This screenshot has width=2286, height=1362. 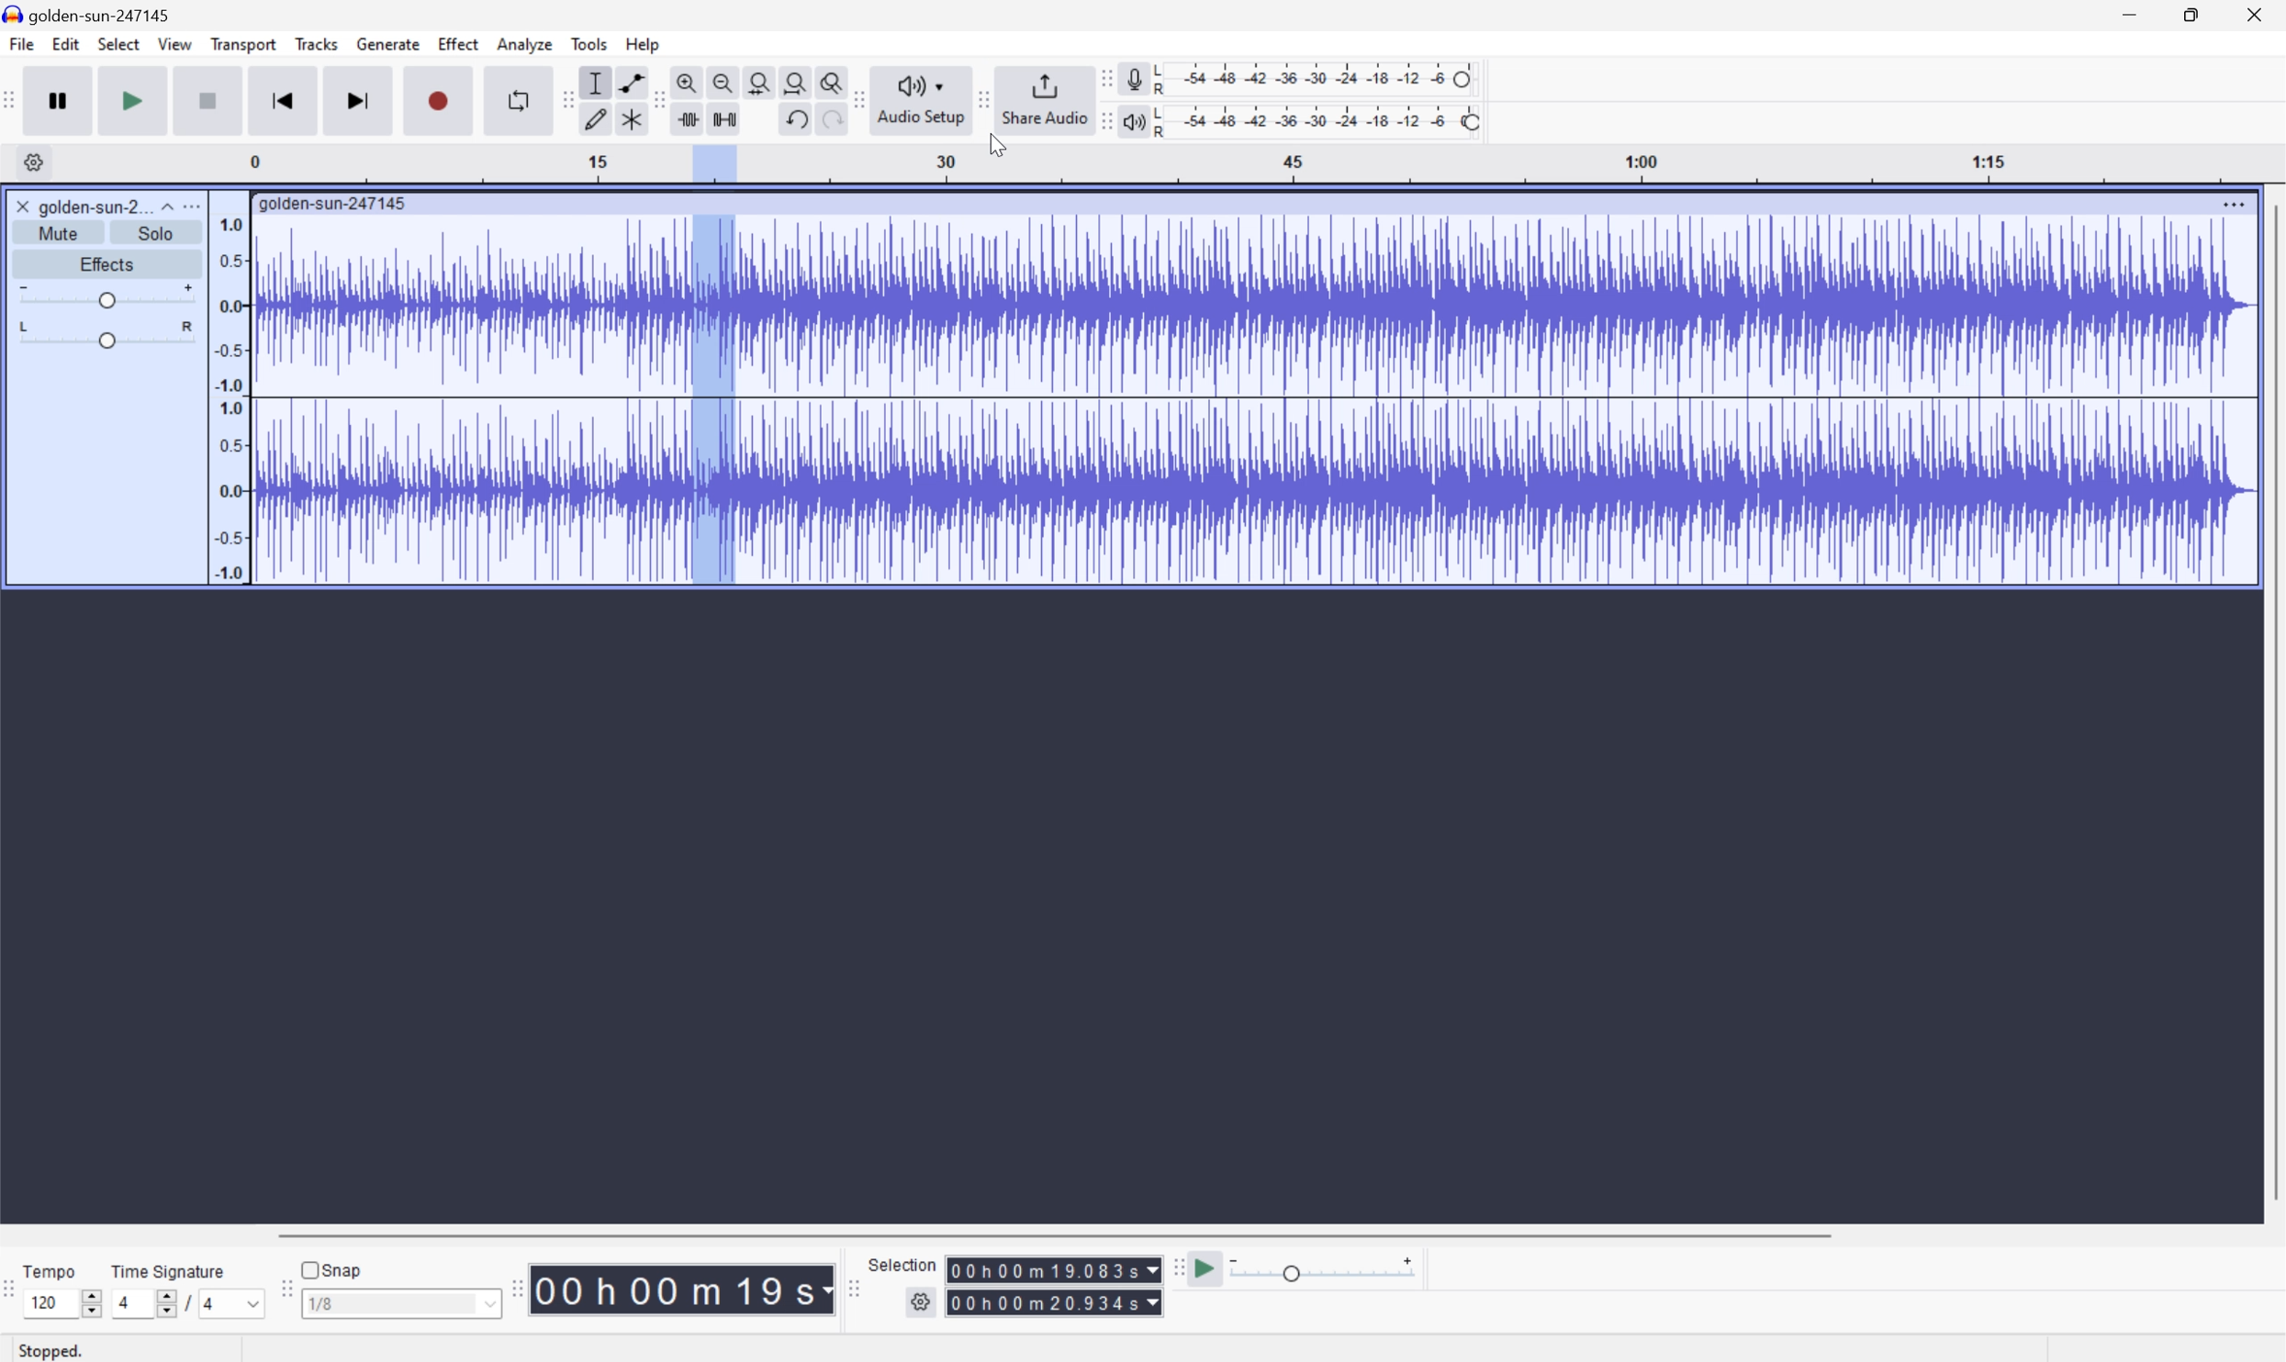 I want to click on Tracks, so click(x=316, y=43).